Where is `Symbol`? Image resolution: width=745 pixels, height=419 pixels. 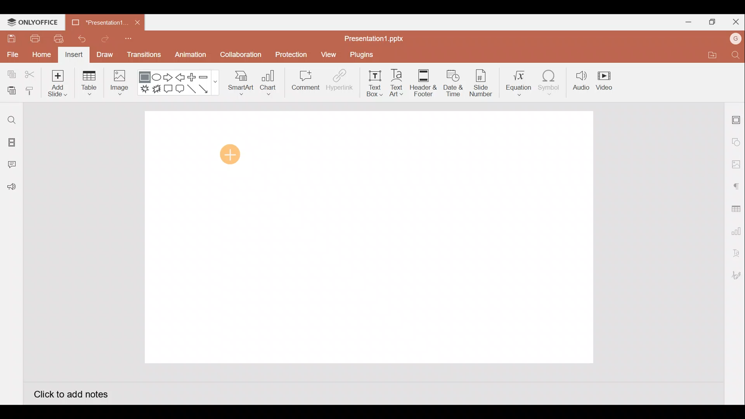
Symbol is located at coordinates (549, 81).